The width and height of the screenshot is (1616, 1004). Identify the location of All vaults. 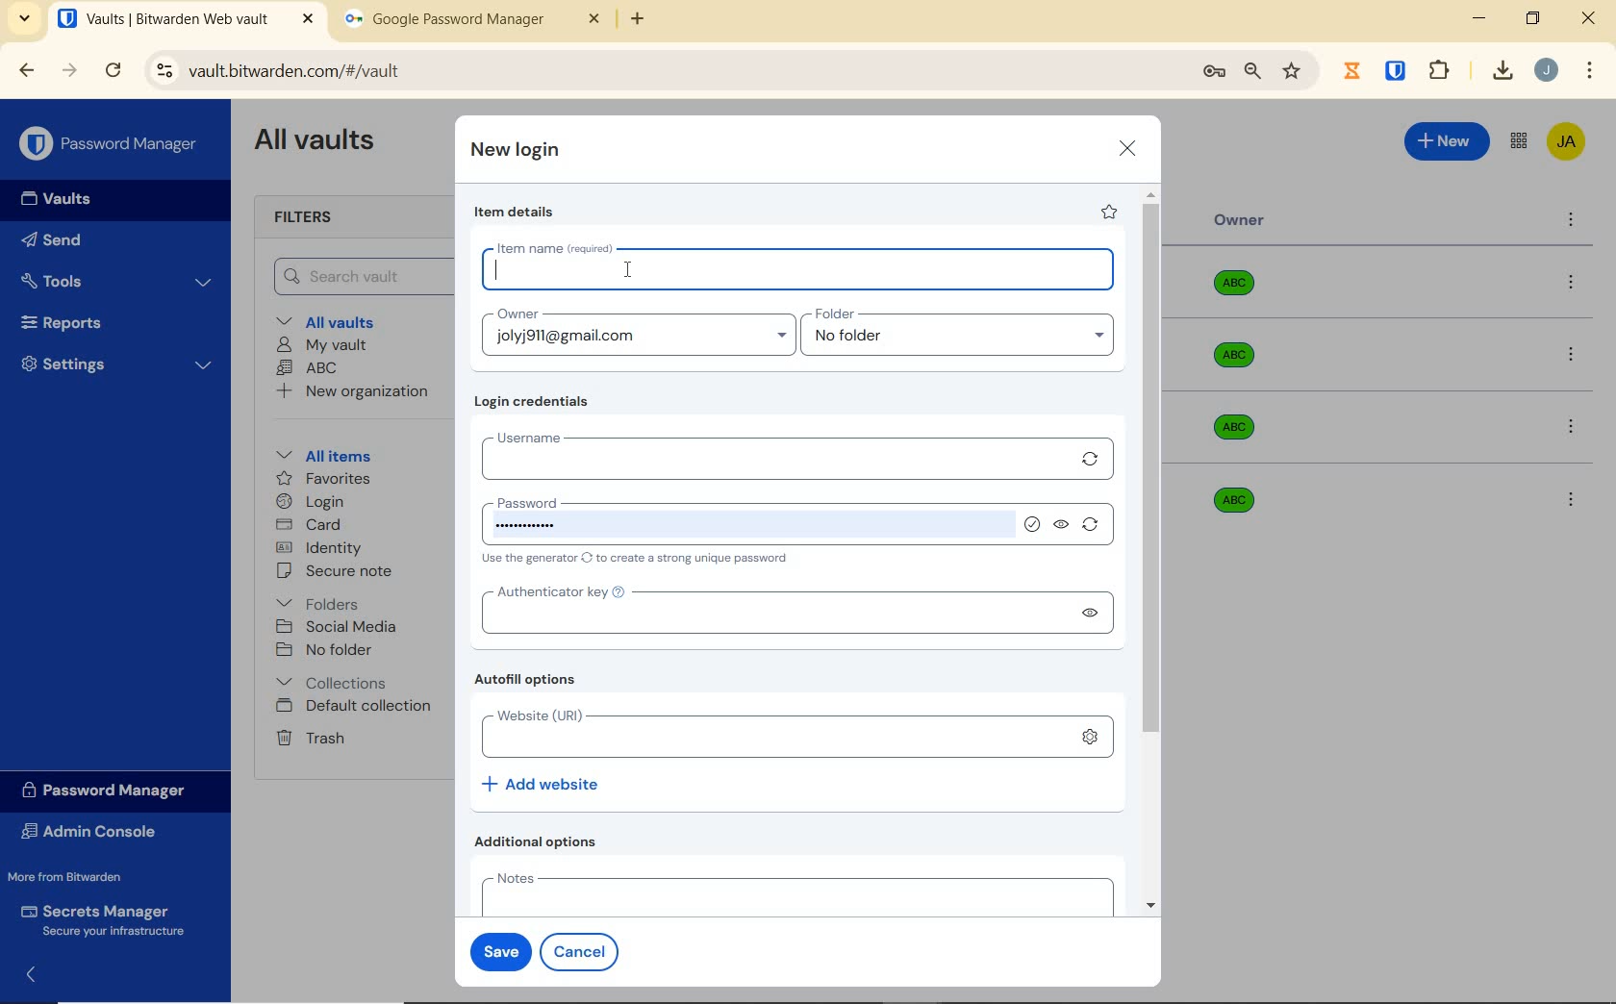
(333, 320).